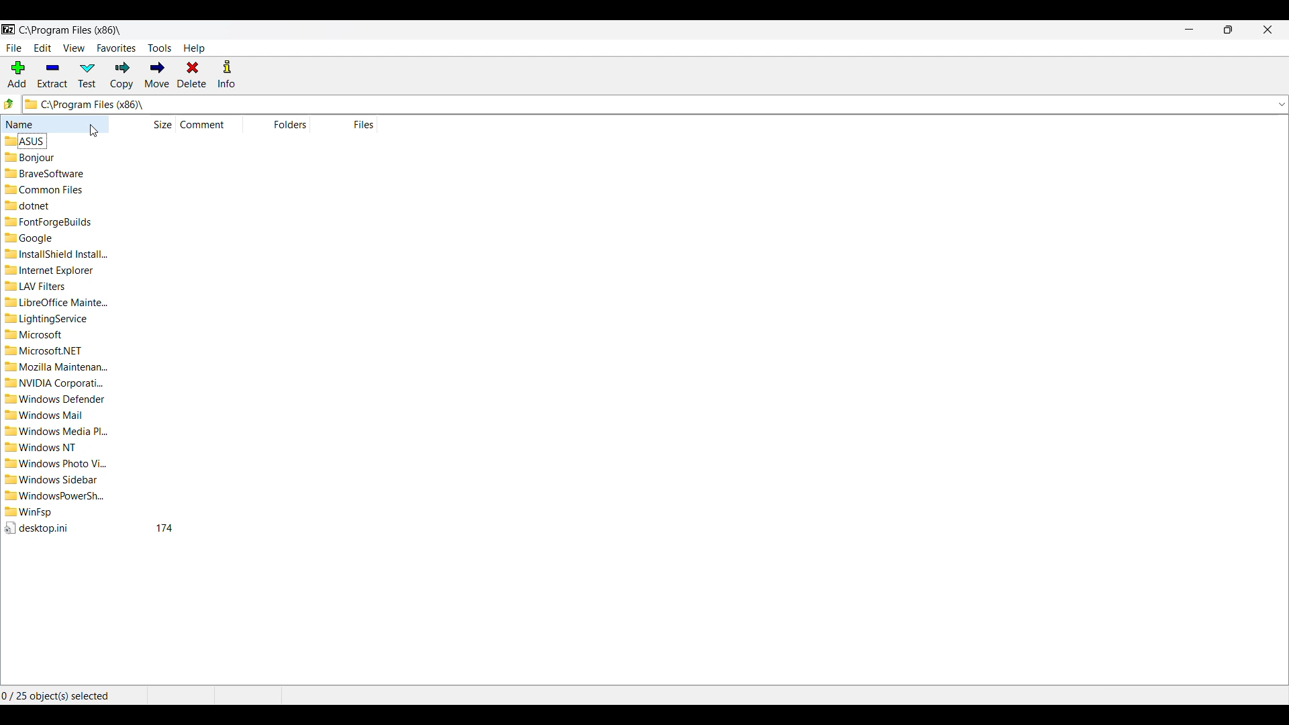 The image size is (1289, 725). Describe the element at coordinates (207, 124) in the screenshot. I see `Comment column` at that location.